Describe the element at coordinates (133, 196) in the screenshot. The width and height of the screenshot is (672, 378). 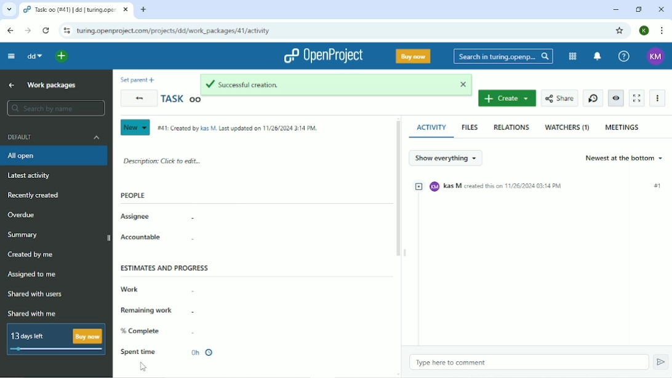
I see `people` at that location.